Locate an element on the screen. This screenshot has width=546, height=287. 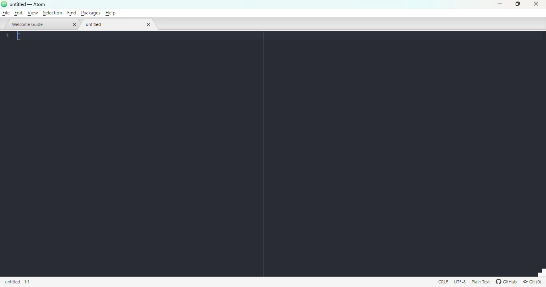
file uses CRLF line endings is located at coordinates (442, 282).